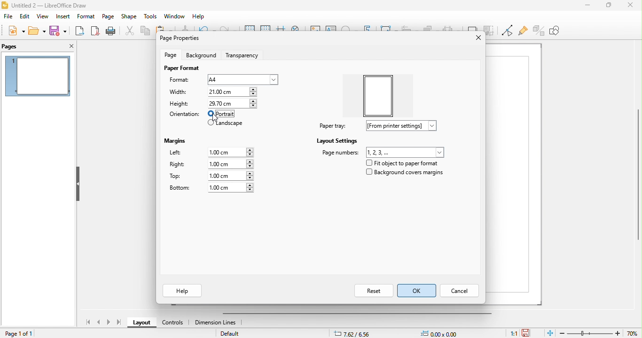 Image resolution: width=642 pixels, height=338 pixels. Describe the element at coordinates (59, 31) in the screenshot. I see `save` at that location.